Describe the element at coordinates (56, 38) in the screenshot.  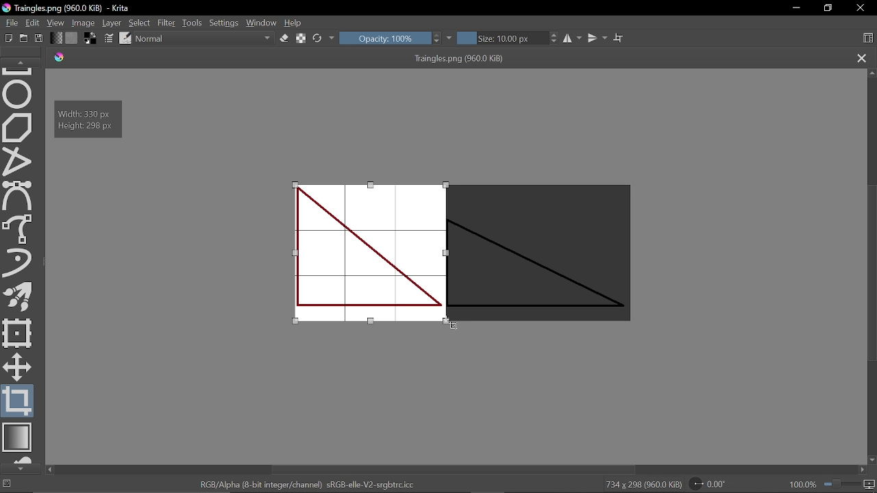
I see `Fill gradient` at that location.